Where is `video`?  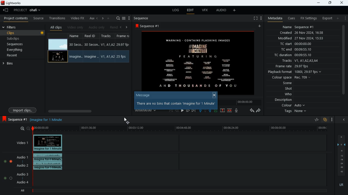
video is located at coordinates (58, 44).